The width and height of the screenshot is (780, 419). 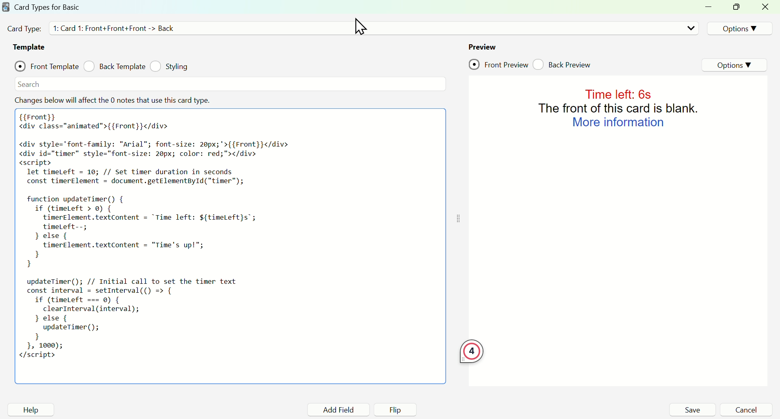 I want to click on Option, so click(x=736, y=65).